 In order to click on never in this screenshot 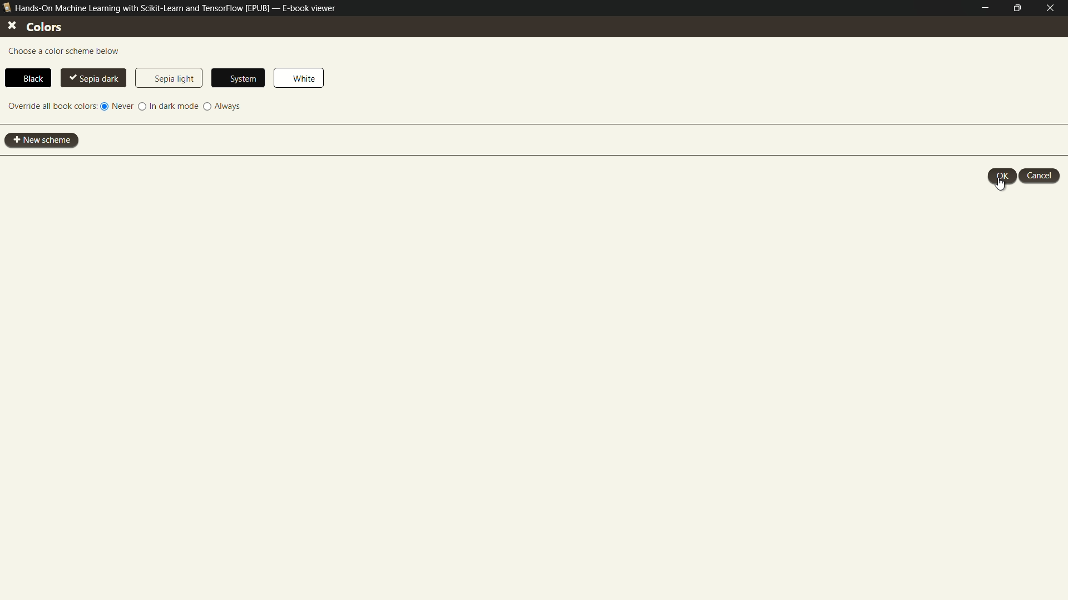, I will do `click(118, 106)`.